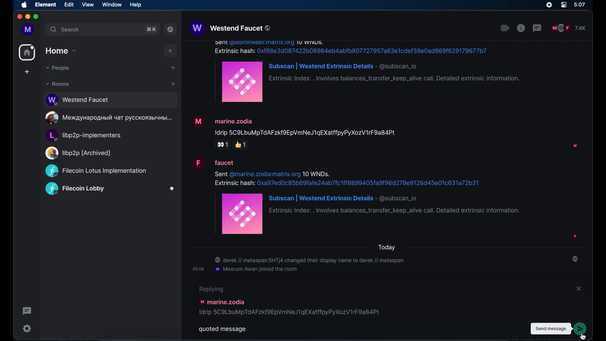  What do you see at coordinates (386, 132) in the screenshot?
I see `message` at bounding box center [386, 132].